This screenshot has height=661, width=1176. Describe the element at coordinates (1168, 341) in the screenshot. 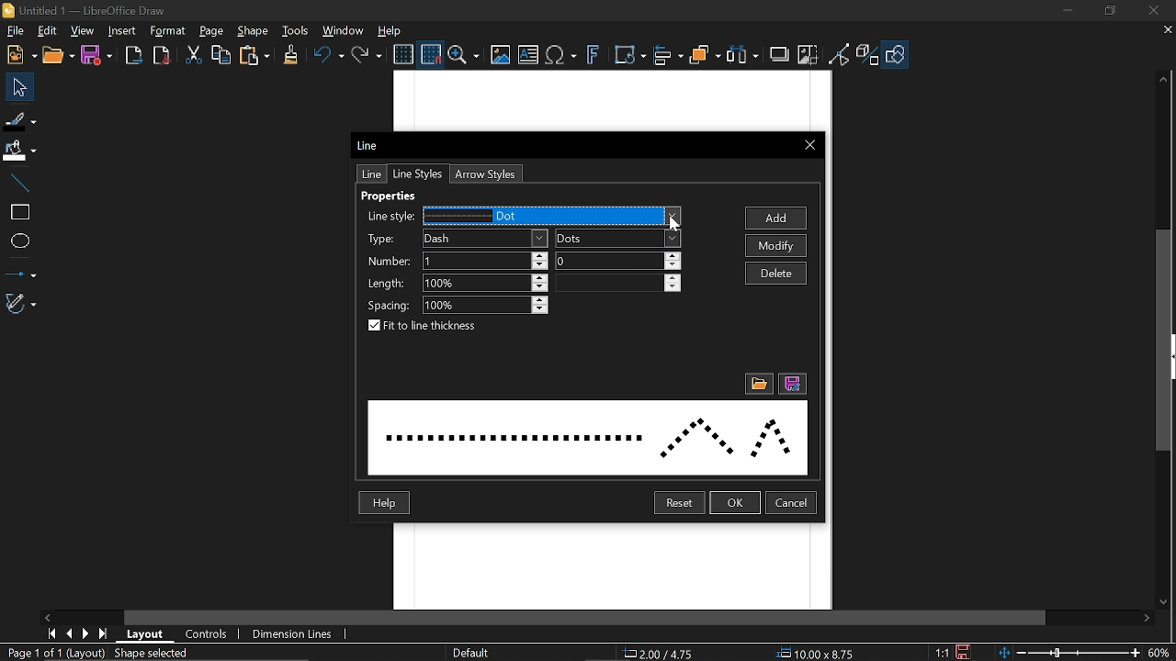

I see `Vertical scrollbar` at that location.